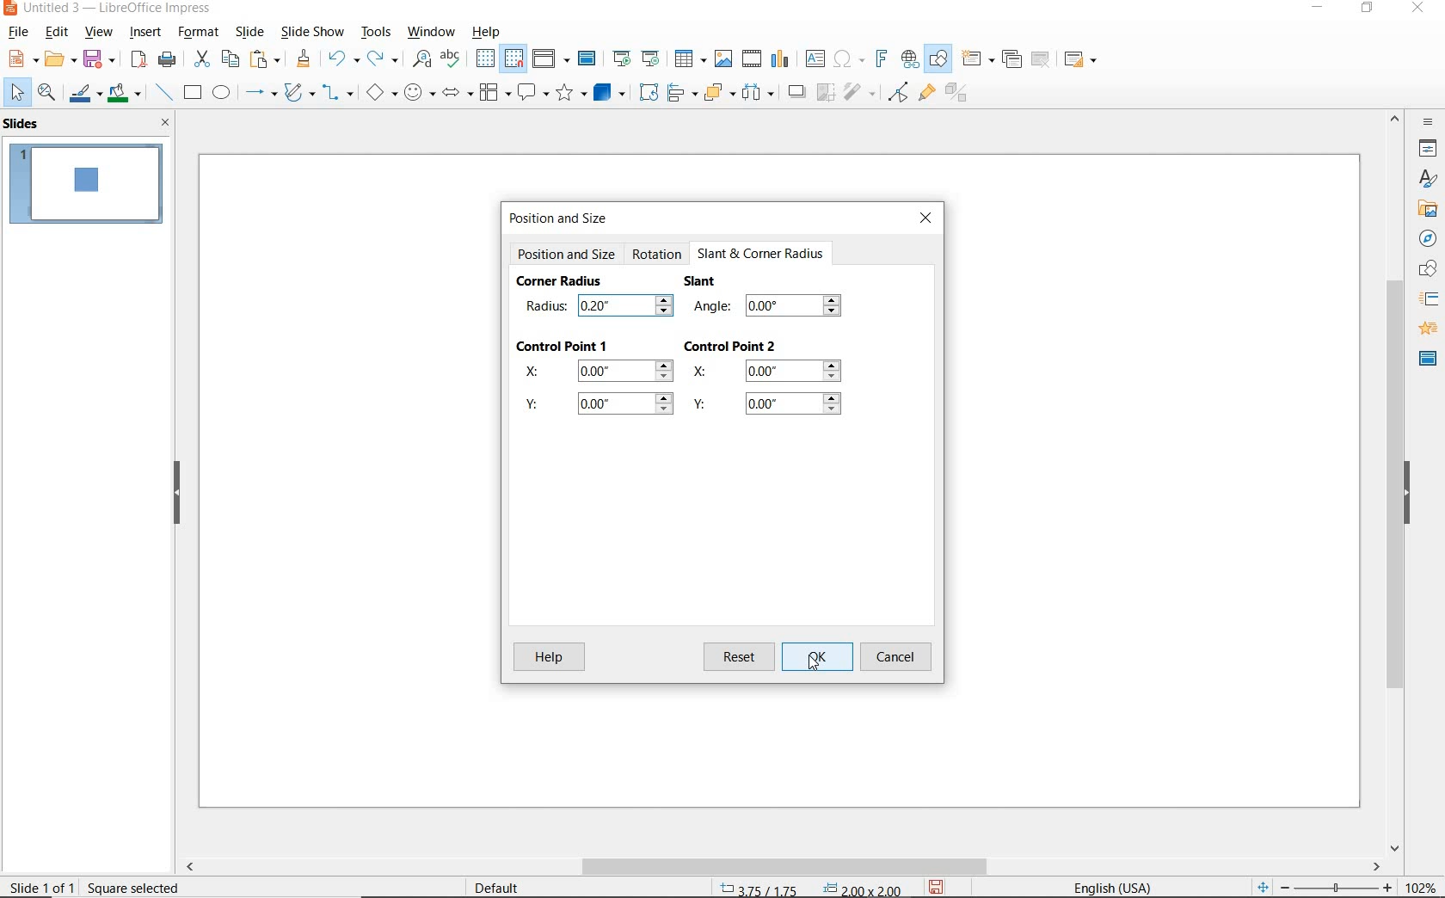  Describe the element at coordinates (176, 493) in the screenshot. I see `hide` at that location.